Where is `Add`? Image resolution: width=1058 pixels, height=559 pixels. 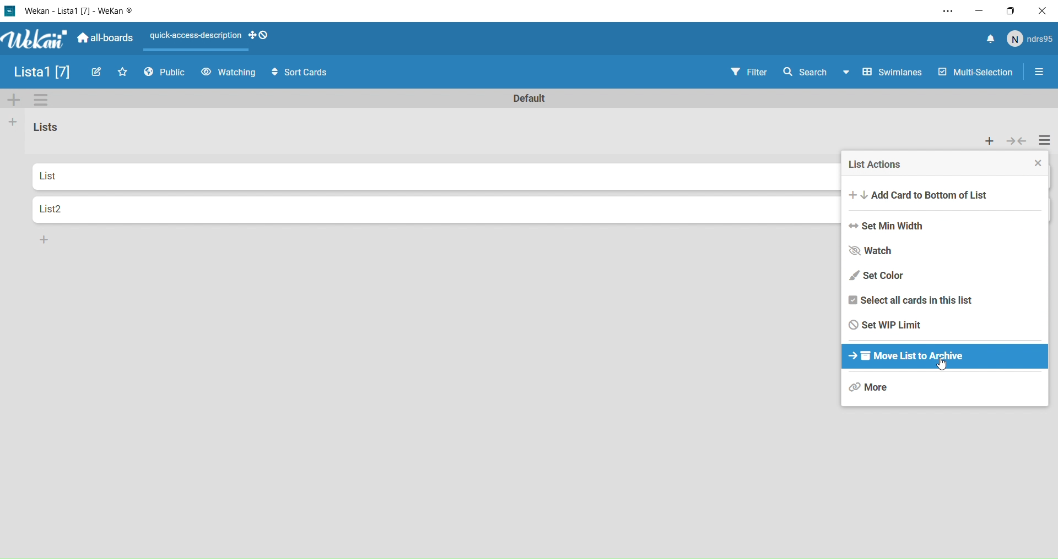
Add is located at coordinates (11, 102).